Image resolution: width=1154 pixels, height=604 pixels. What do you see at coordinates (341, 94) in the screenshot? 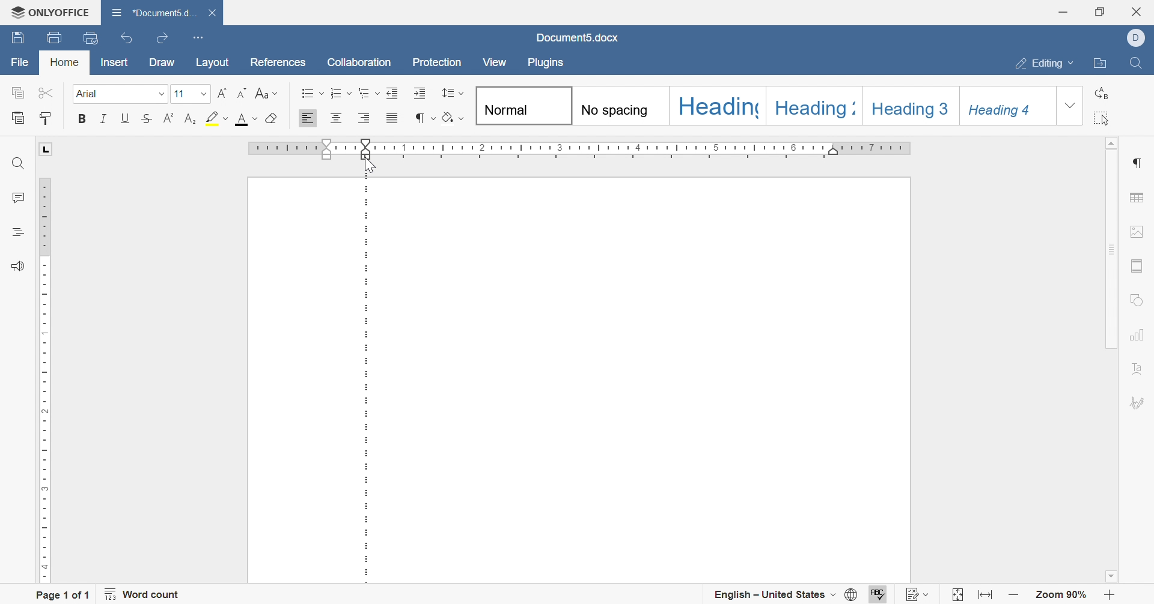
I see `numbering` at bounding box center [341, 94].